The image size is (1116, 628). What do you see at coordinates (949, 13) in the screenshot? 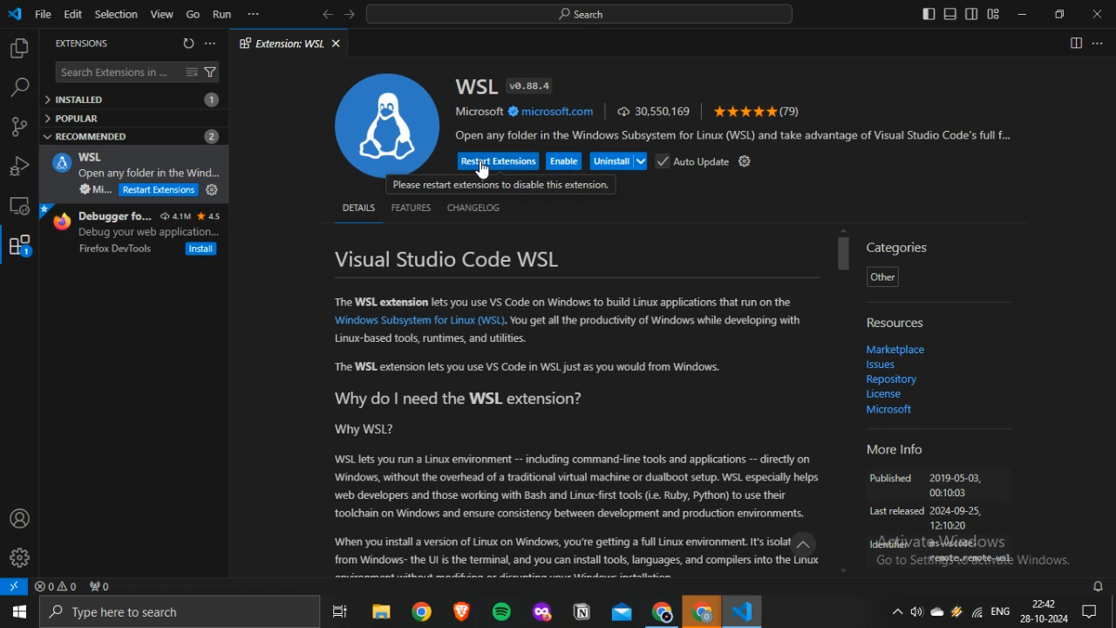
I see `toggle panel` at bounding box center [949, 13].